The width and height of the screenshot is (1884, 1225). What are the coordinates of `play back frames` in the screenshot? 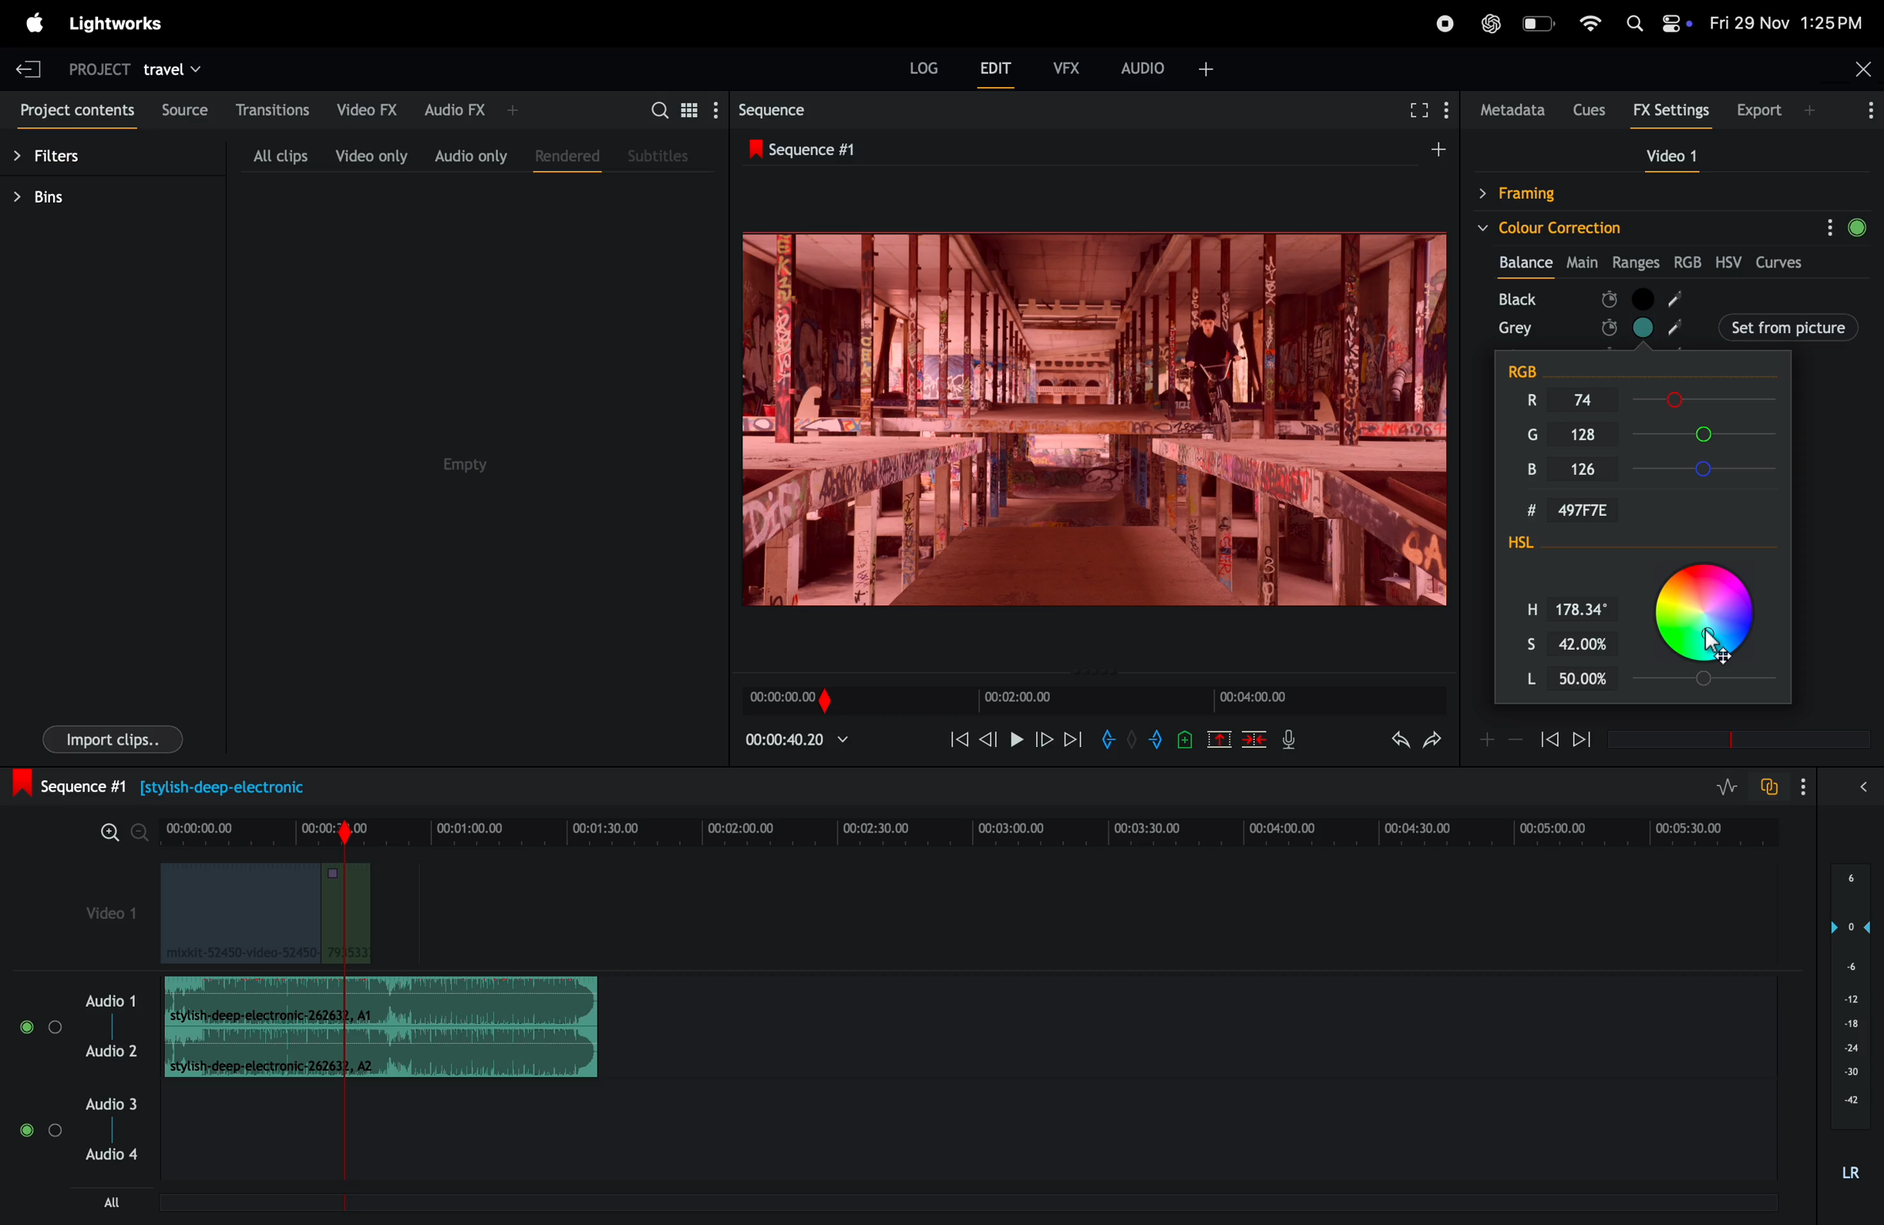 It's located at (1092, 419).